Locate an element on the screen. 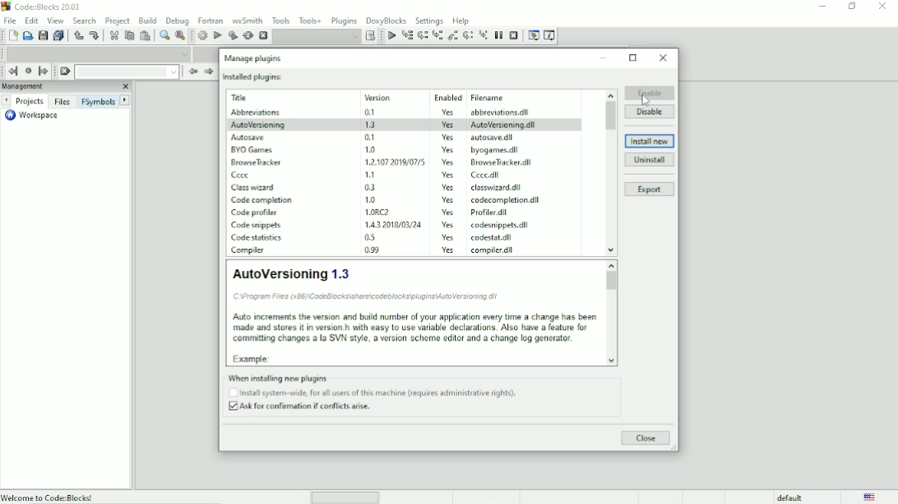 The width and height of the screenshot is (898, 504). Drop down is located at coordinates (317, 37).